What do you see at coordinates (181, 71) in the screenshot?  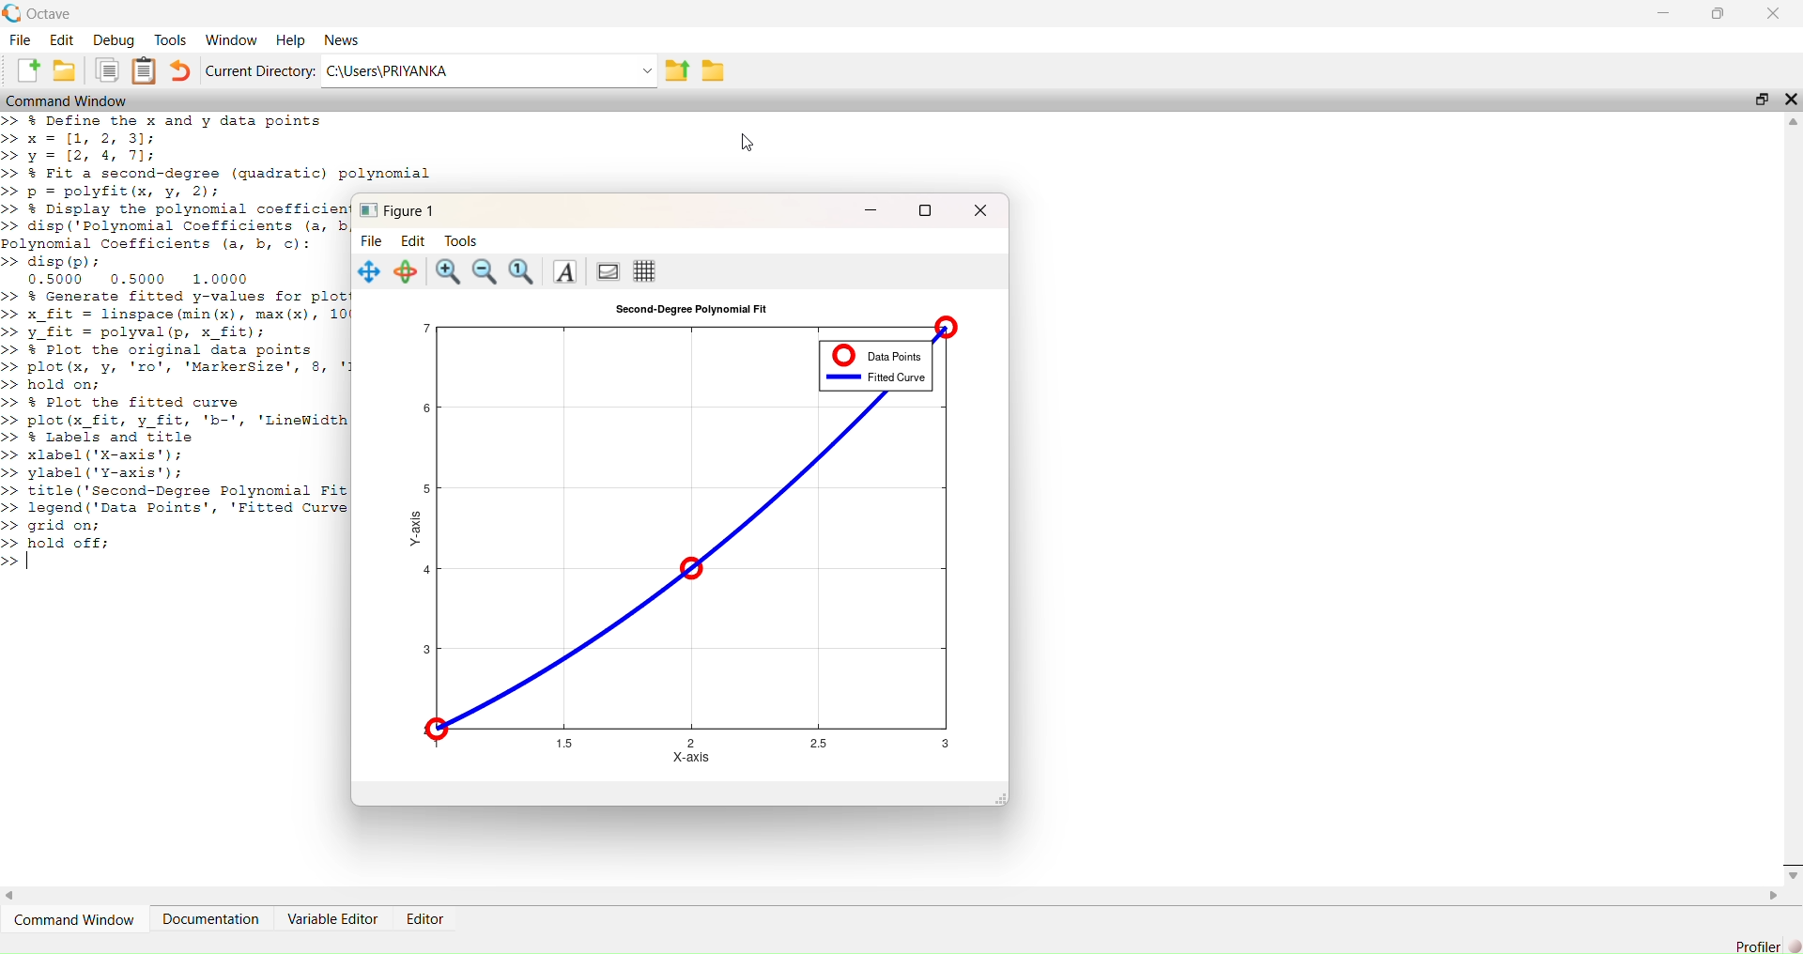 I see `Undo` at bounding box center [181, 71].